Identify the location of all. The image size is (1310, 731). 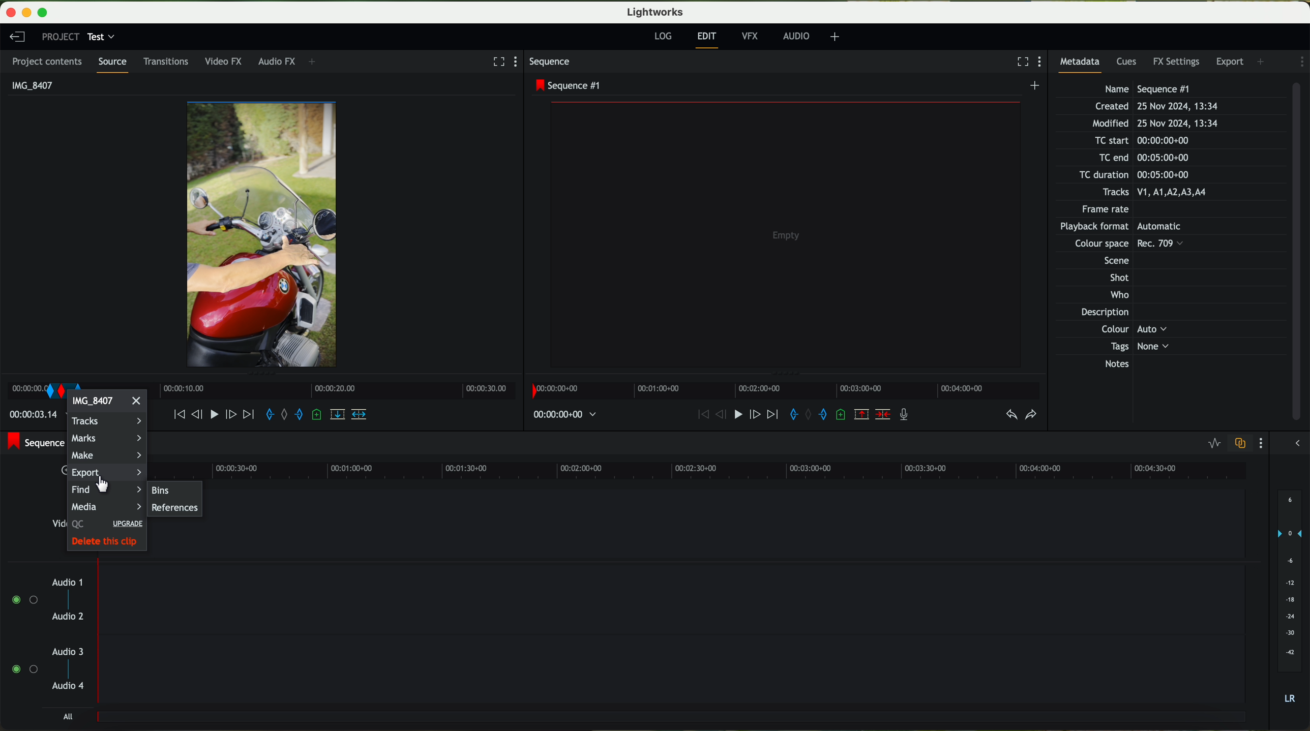
(70, 717).